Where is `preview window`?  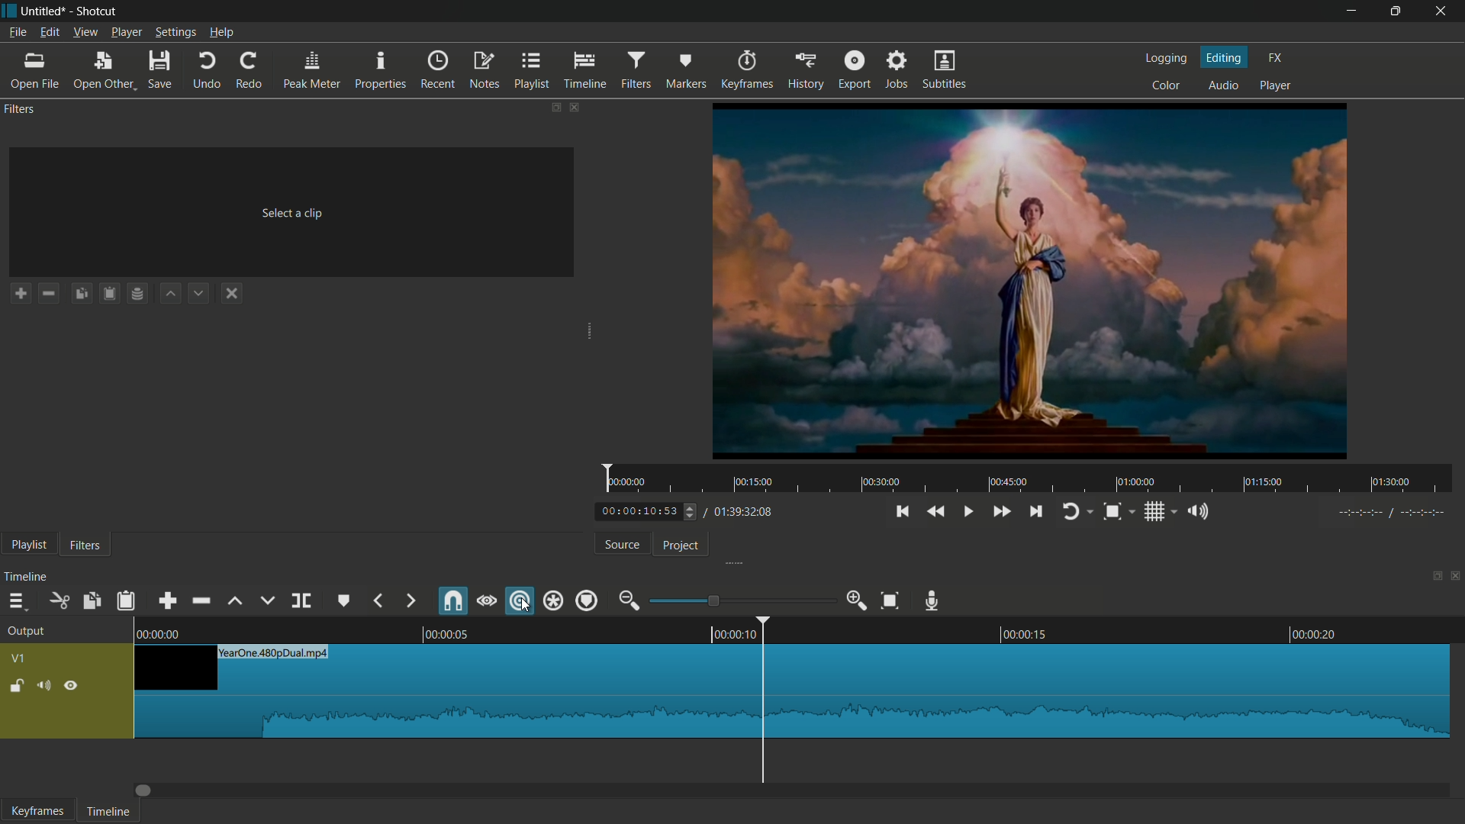
preview window is located at coordinates (1032, 281).